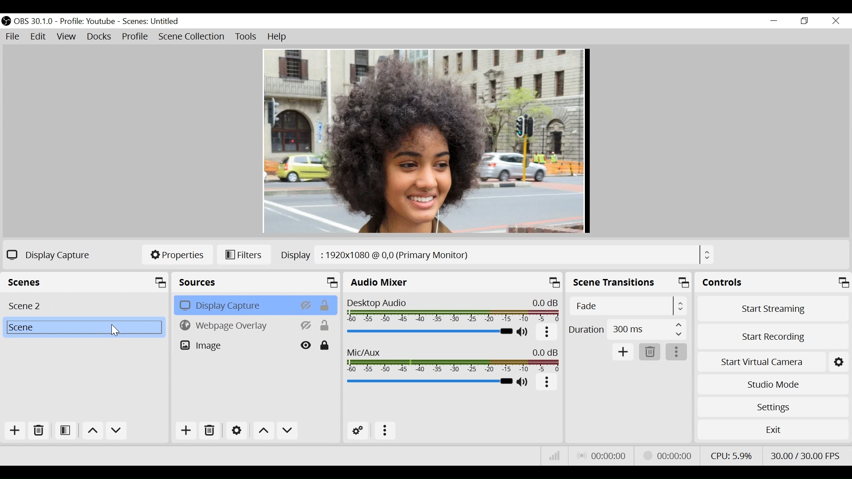 This screenshot has width=852, height=479. What do you see at coordinates (731, 455) in the screenshot?
I see `CPU Usage` at bounding box center [731, 455].